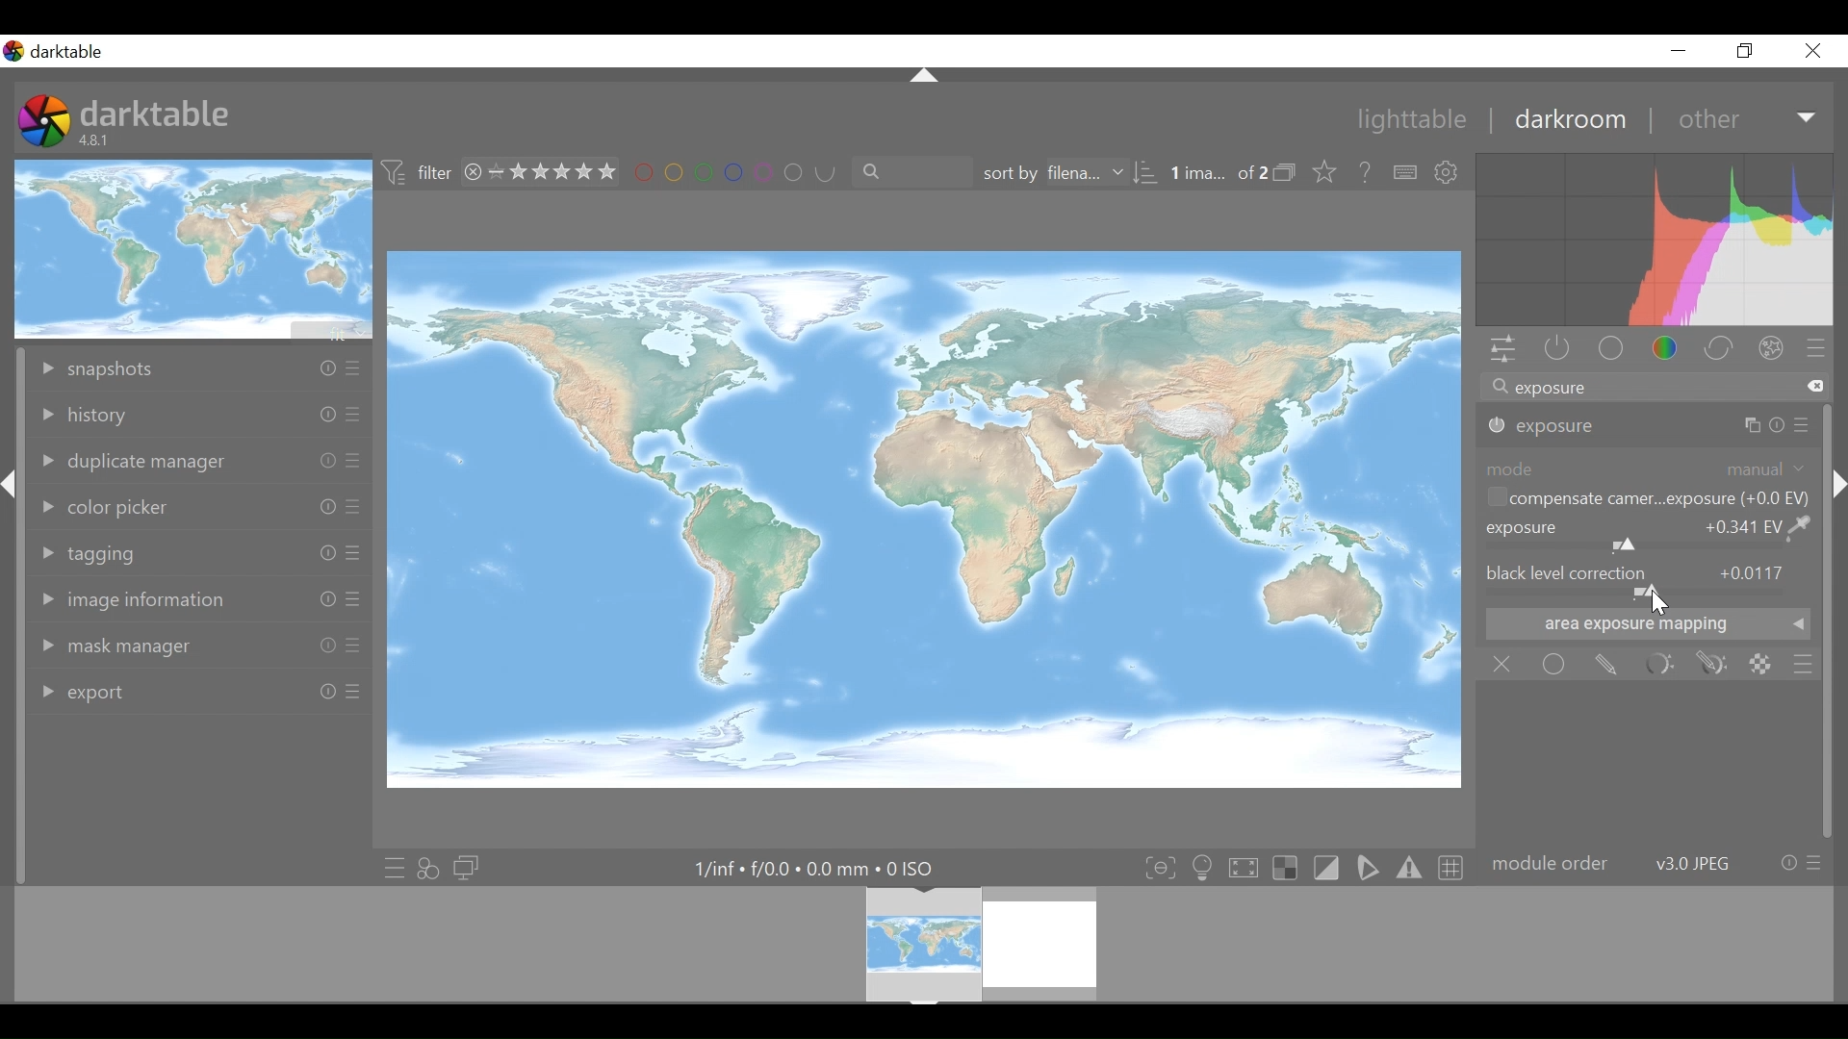 This screenshot has width=1848, height=1039. I want to click on Minimize, so click(1679, 50).